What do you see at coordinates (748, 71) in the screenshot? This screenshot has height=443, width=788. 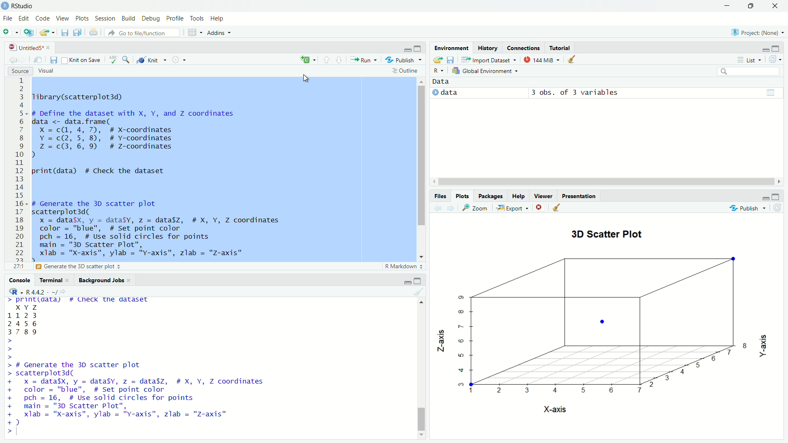 I see `search field` at bounding box center [748, 71].